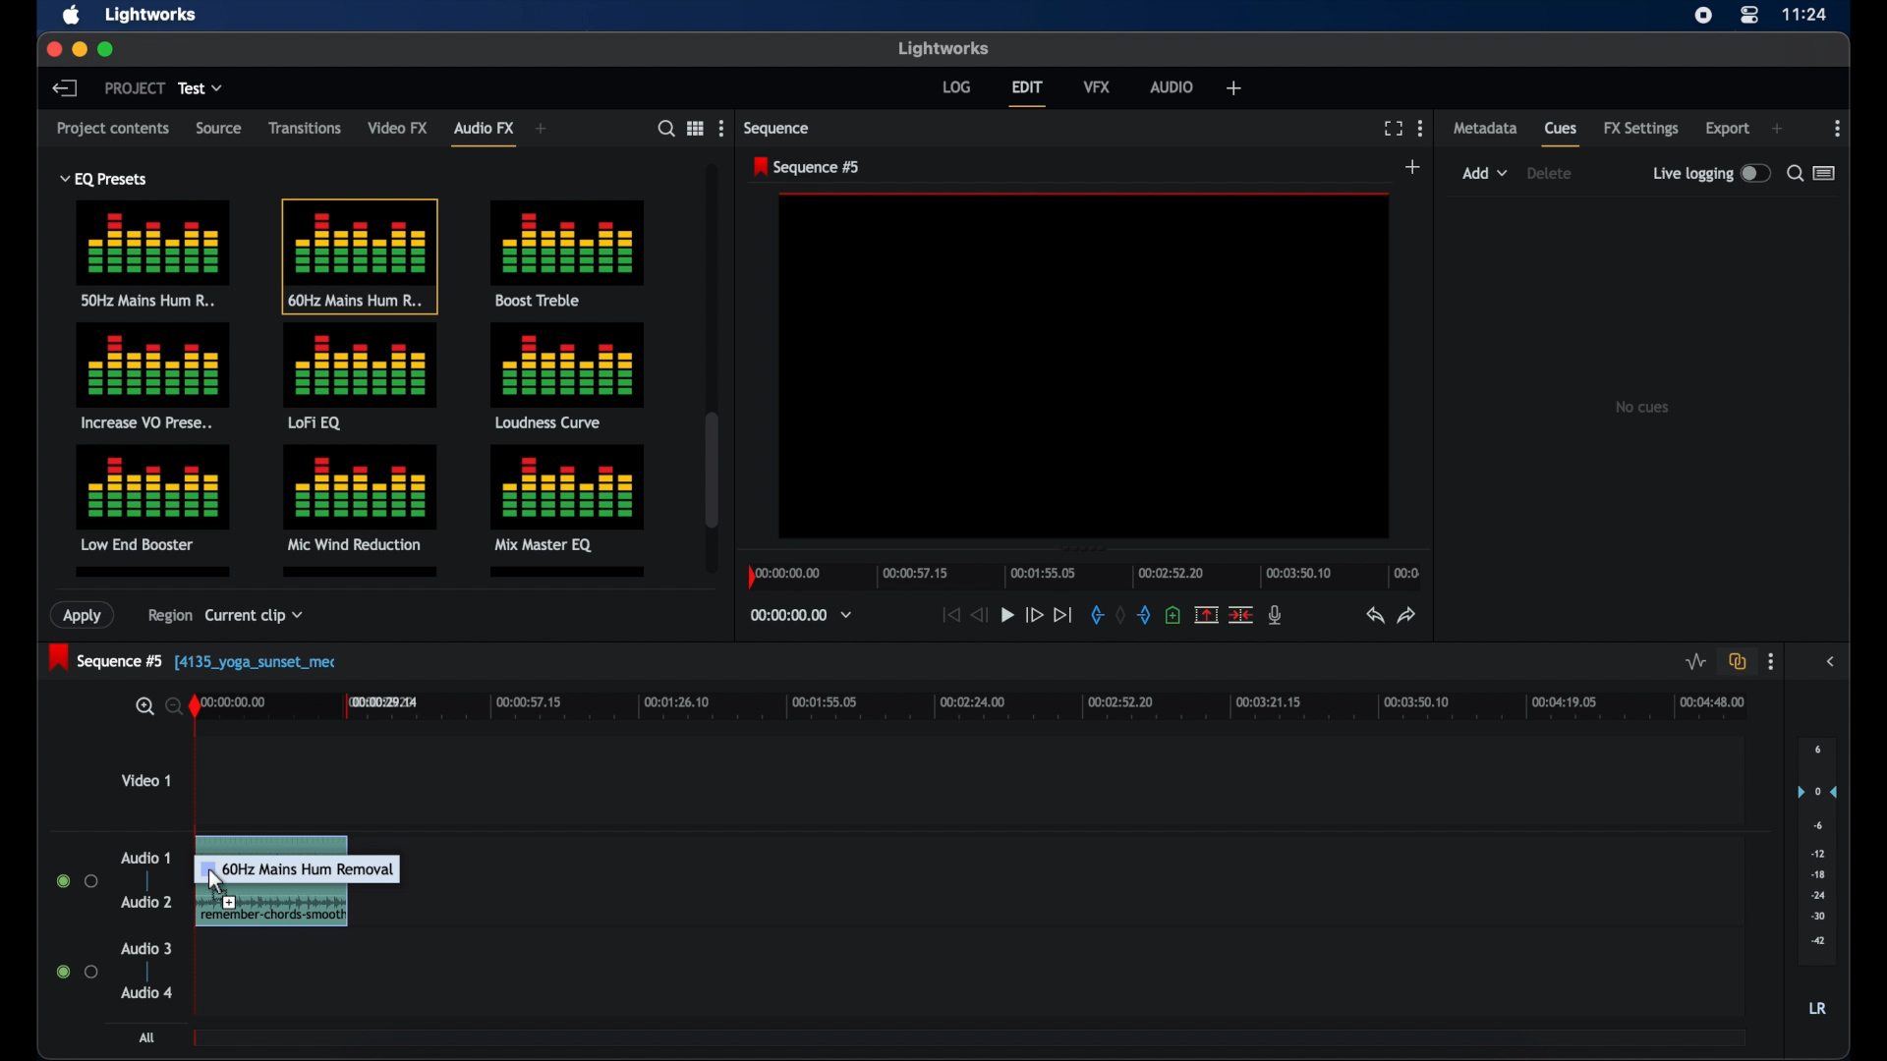 The image size is (1887, 1061). I want to click on no cues, so click(1641, 407).